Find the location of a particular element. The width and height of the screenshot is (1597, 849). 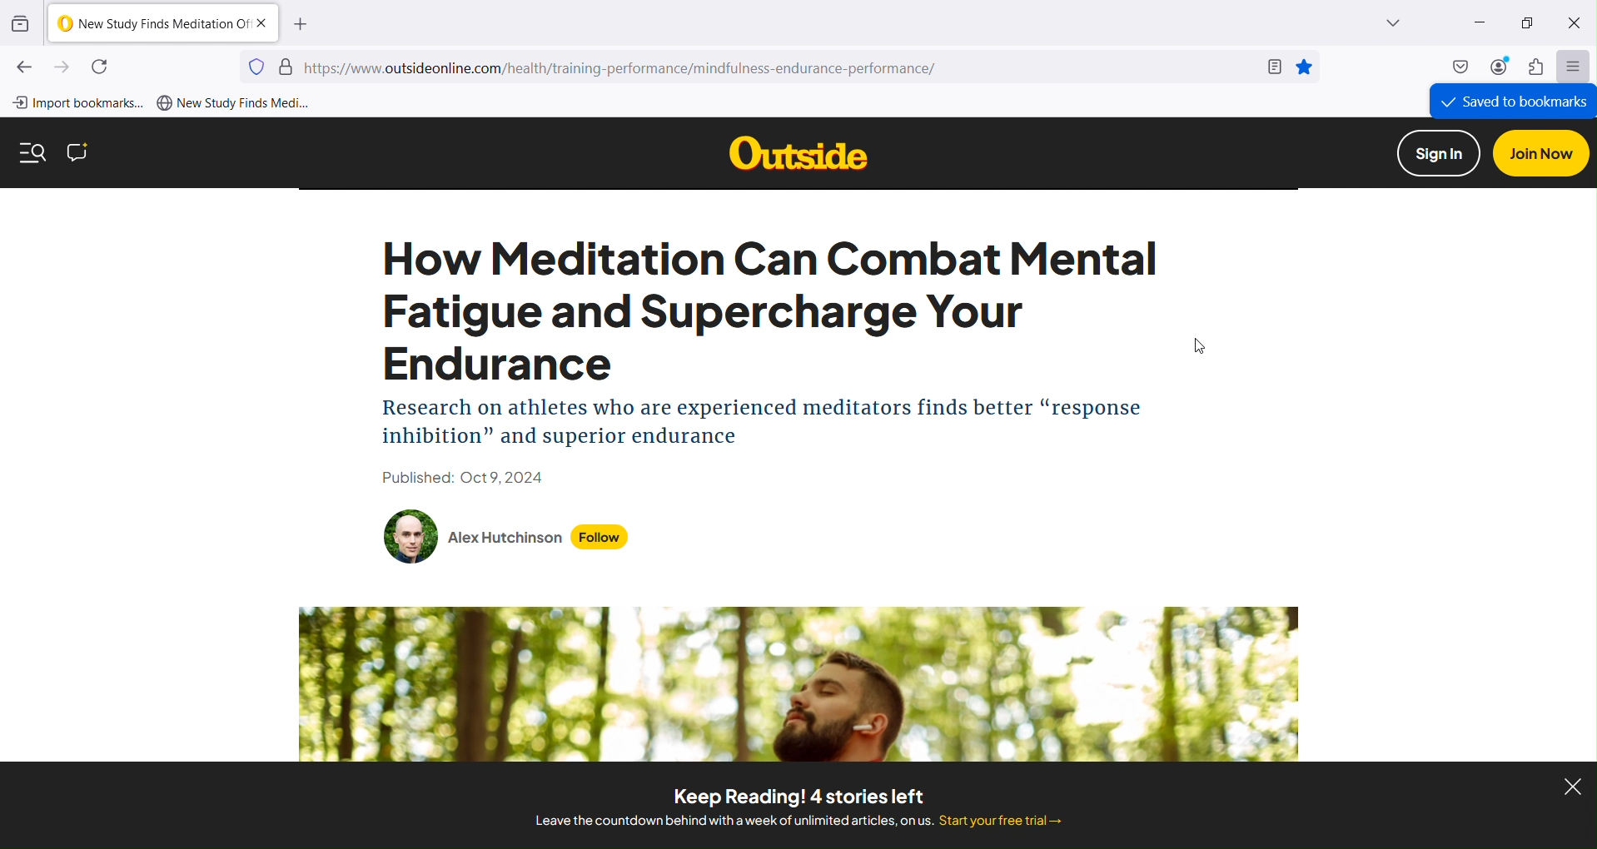

Import bookmarks from another browser to Firefox is located at coordinates (77, 103).